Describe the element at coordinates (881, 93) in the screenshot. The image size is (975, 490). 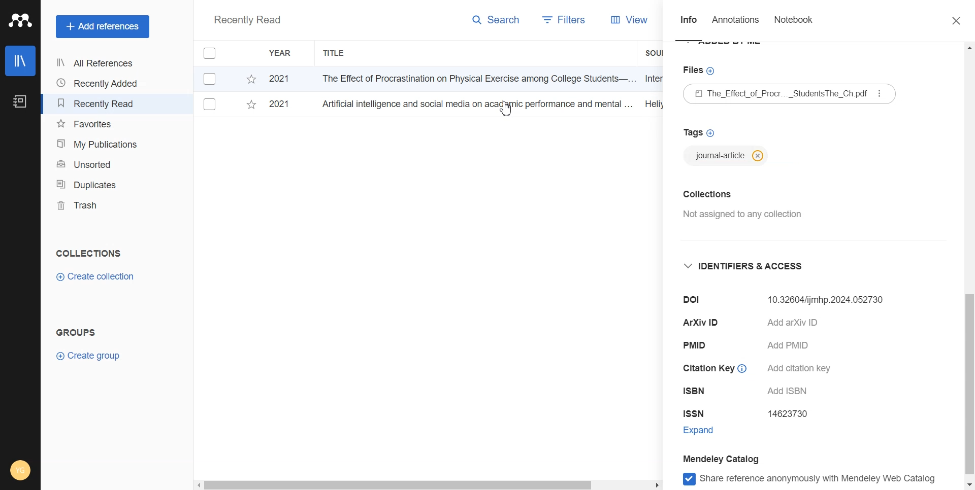
I see `More` at that location.